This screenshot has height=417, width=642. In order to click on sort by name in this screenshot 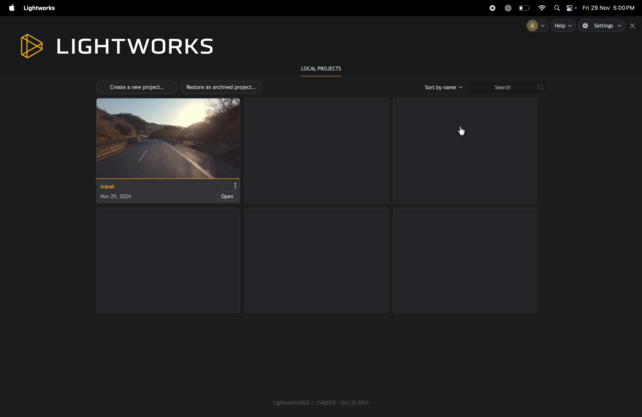, I will do `click(443, 87)`.